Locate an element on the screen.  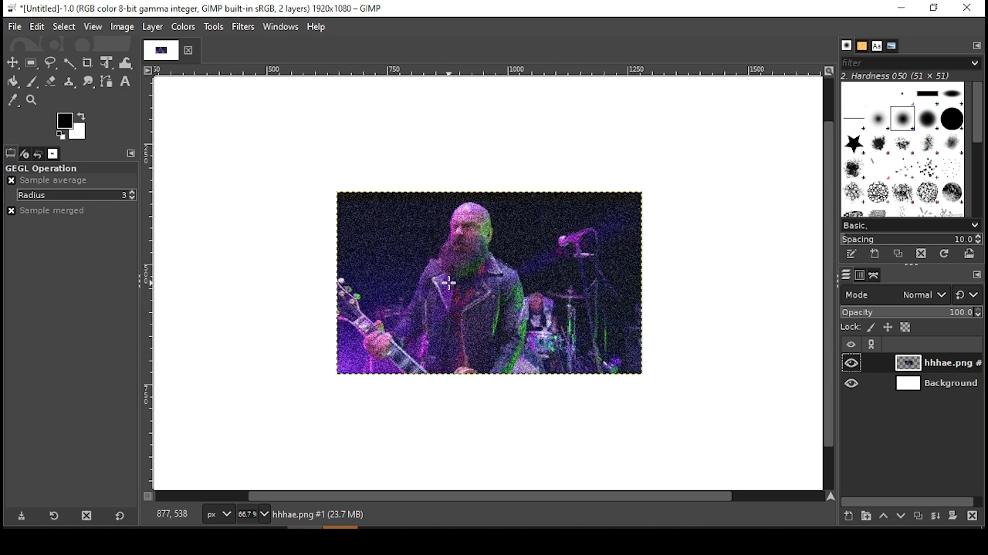
select is located at coordinates (64, 26).